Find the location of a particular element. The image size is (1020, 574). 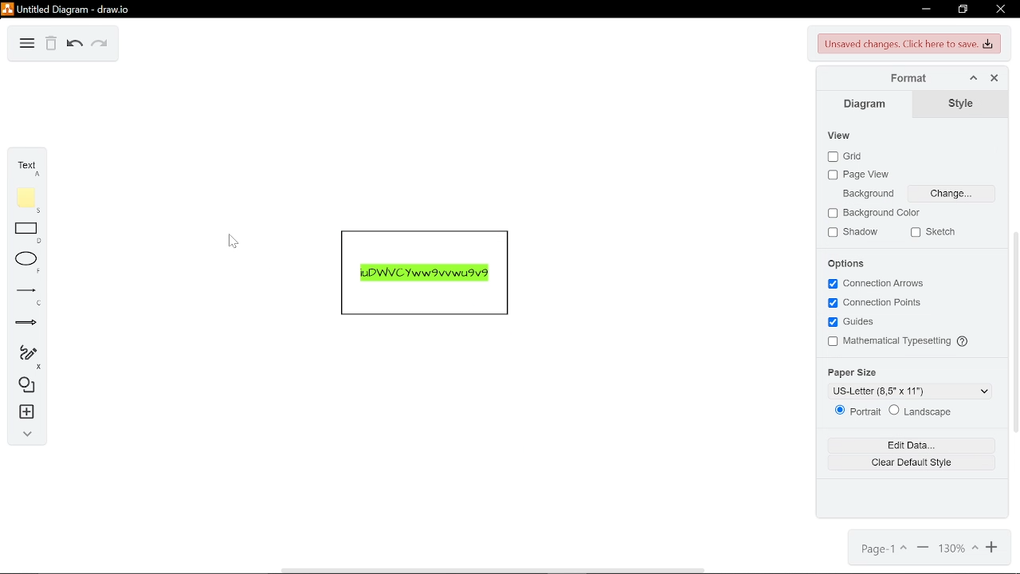

zoom out is located at coordinates (921, 550).